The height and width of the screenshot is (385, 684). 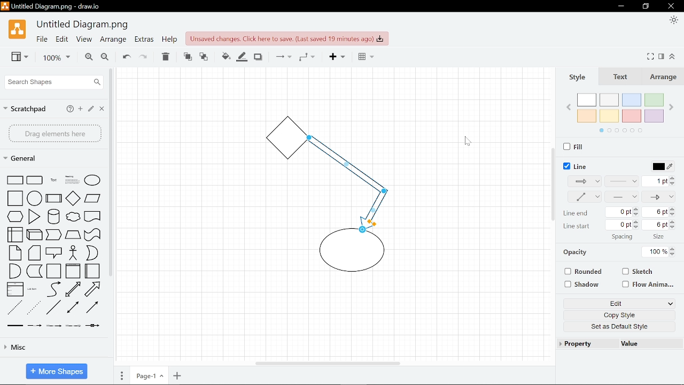 What do you see at coordinates (53, 289) in the screenshot?
I see `shape` at bounding box center [53, 289].